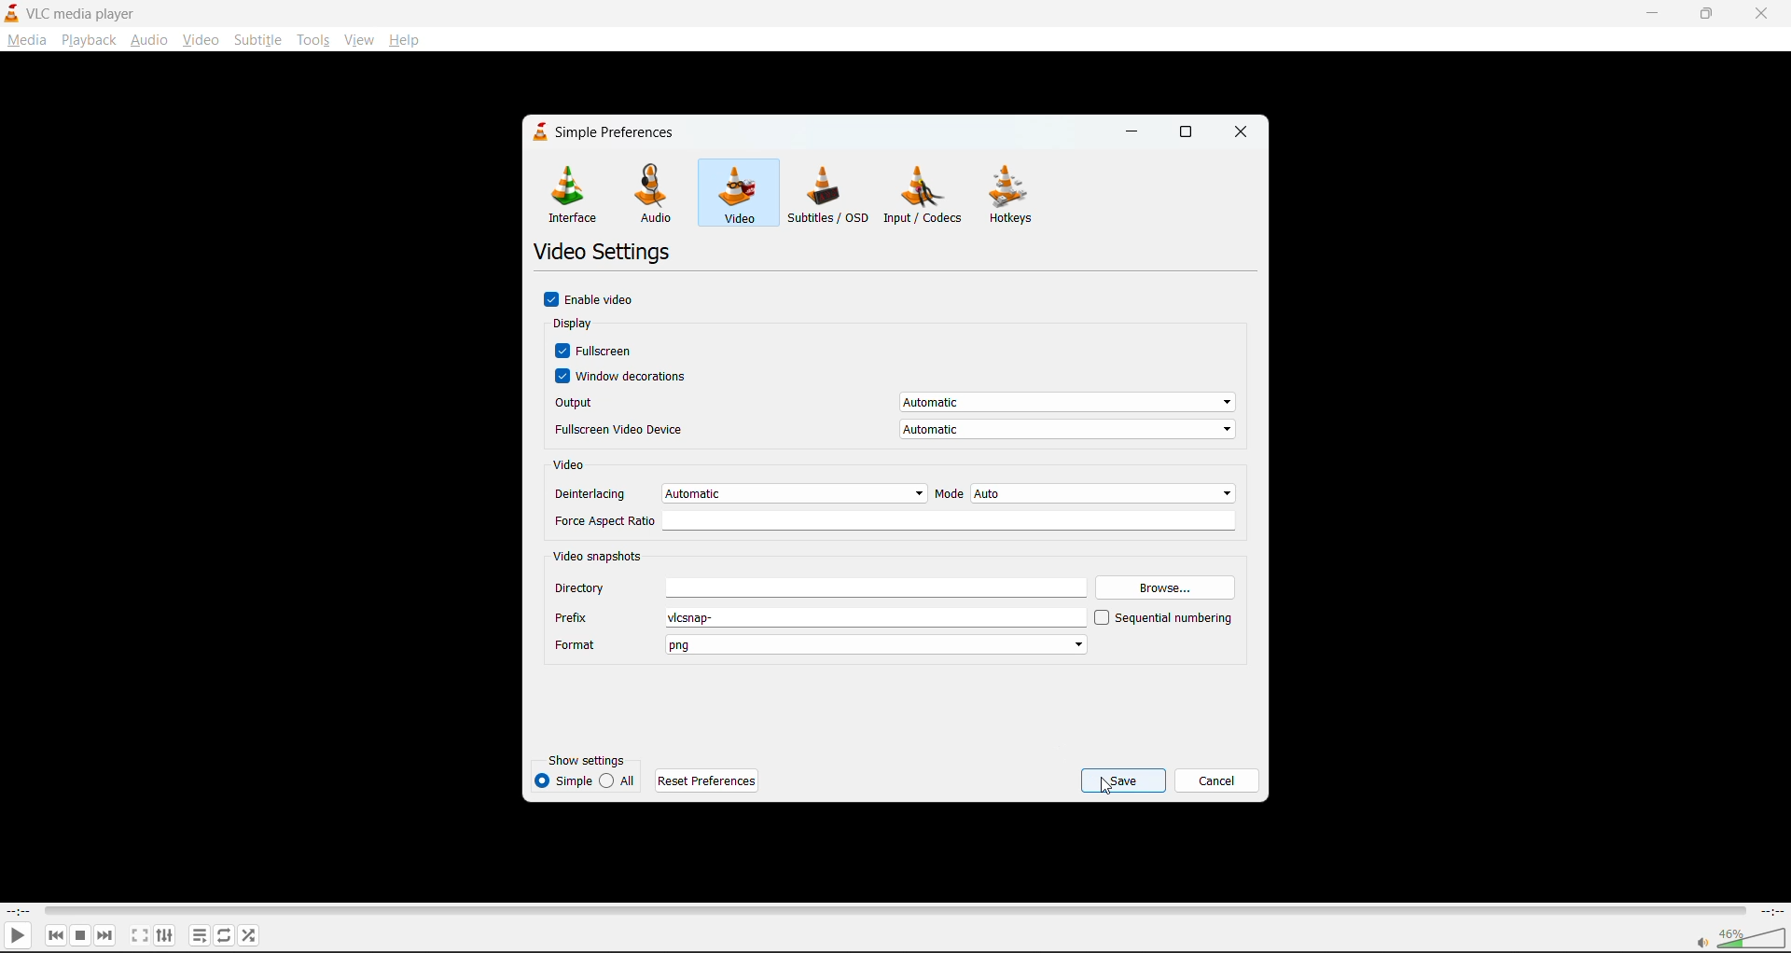  Describe the element at coordinates (402, 41) in the screenshot. I see `help` at that location.